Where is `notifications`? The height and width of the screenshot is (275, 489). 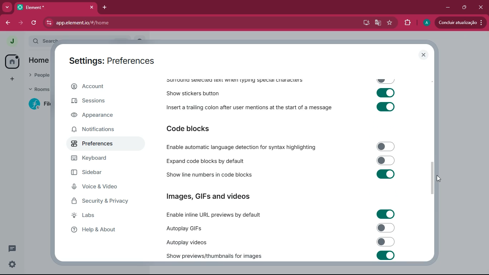
notifications is located at coordinates (98, 131).